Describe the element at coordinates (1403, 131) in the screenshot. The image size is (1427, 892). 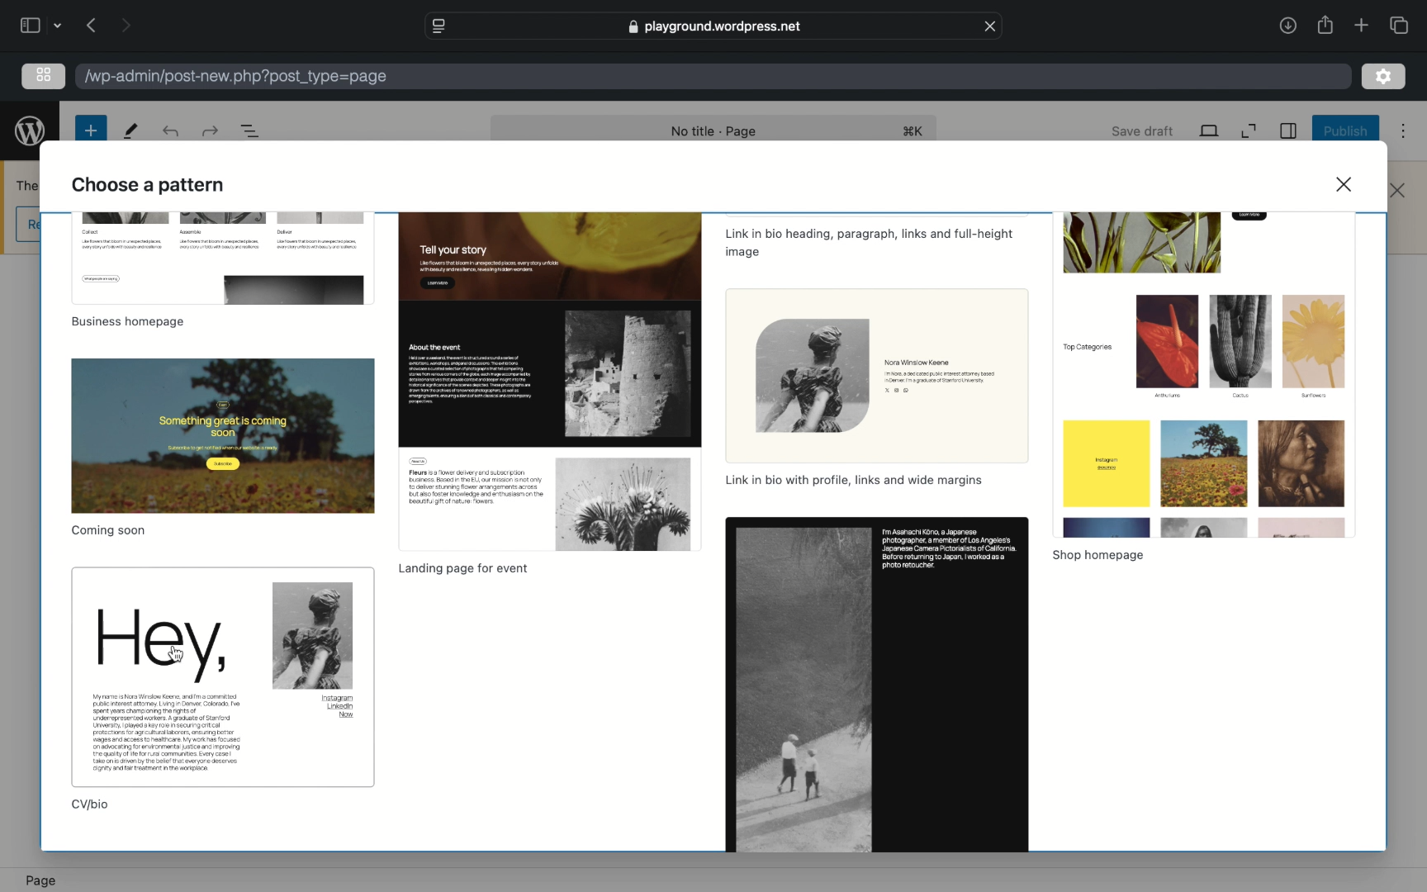
I see `more options` at that location.